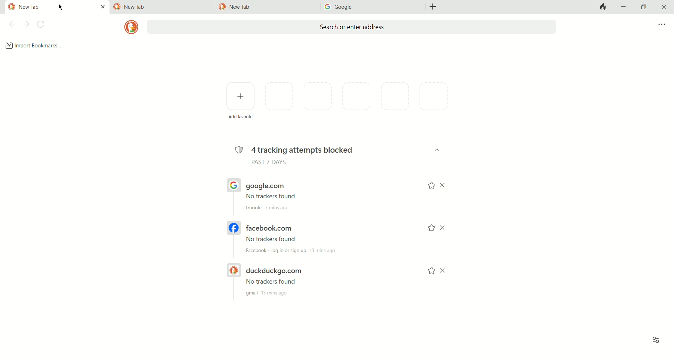  I want to click on search, so click(352, 26).